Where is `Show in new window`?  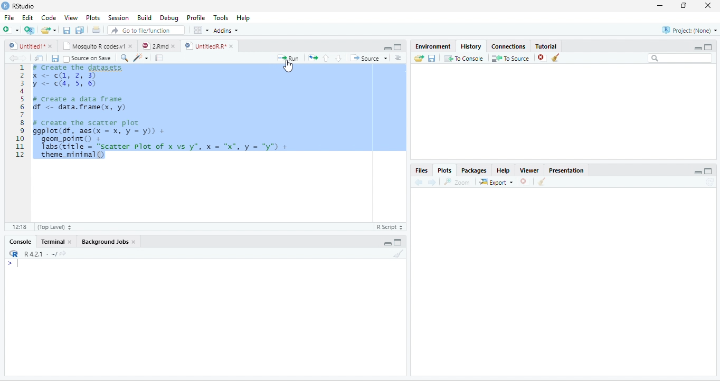
Show in new window is located at coordinates (40, 59).